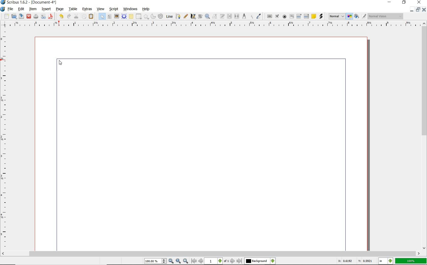 The height and width of the screenshot is (265, 427). Describe the element at coordinates (277, 16) in the screenshot. I see `pdf check box` at that location.